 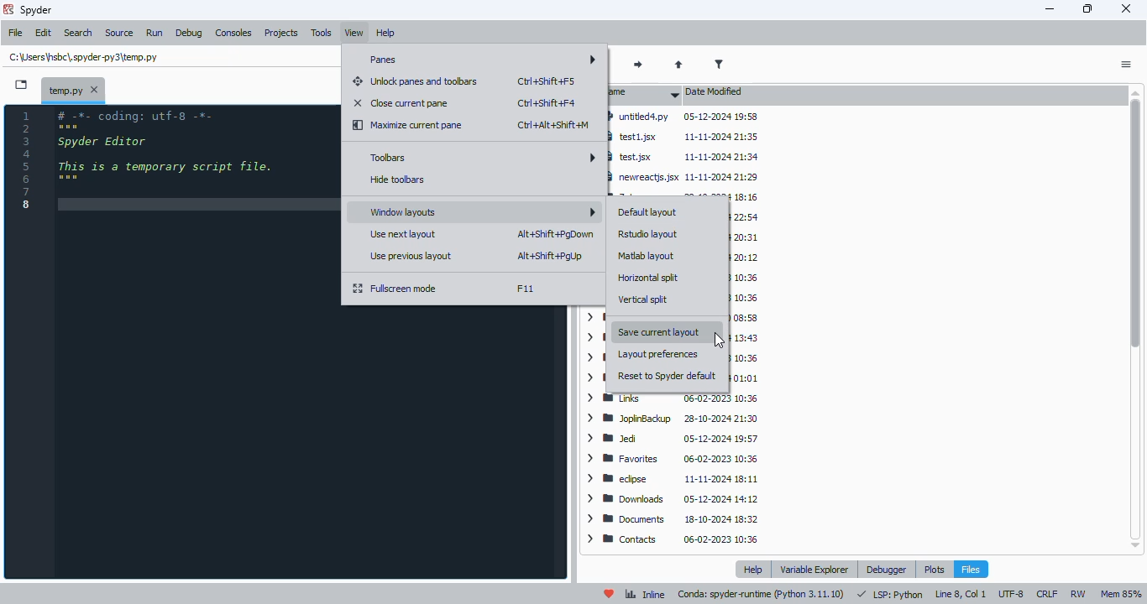 I want to click on close, so click(x=1127, y=8).